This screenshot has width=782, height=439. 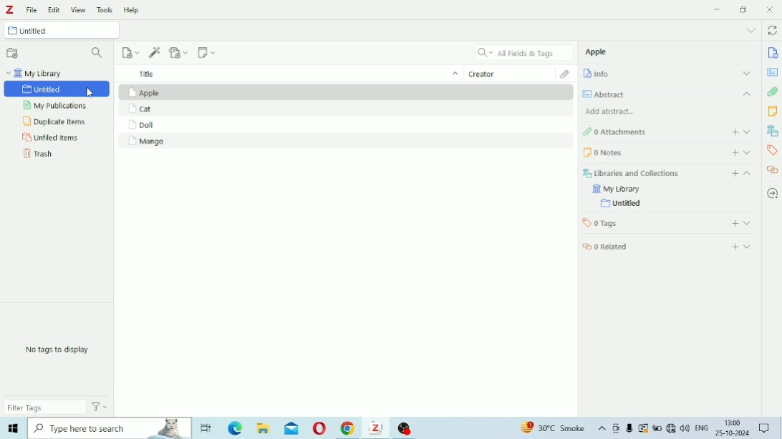 I want to click on Duplicate Items, so click(x=54, y=120).